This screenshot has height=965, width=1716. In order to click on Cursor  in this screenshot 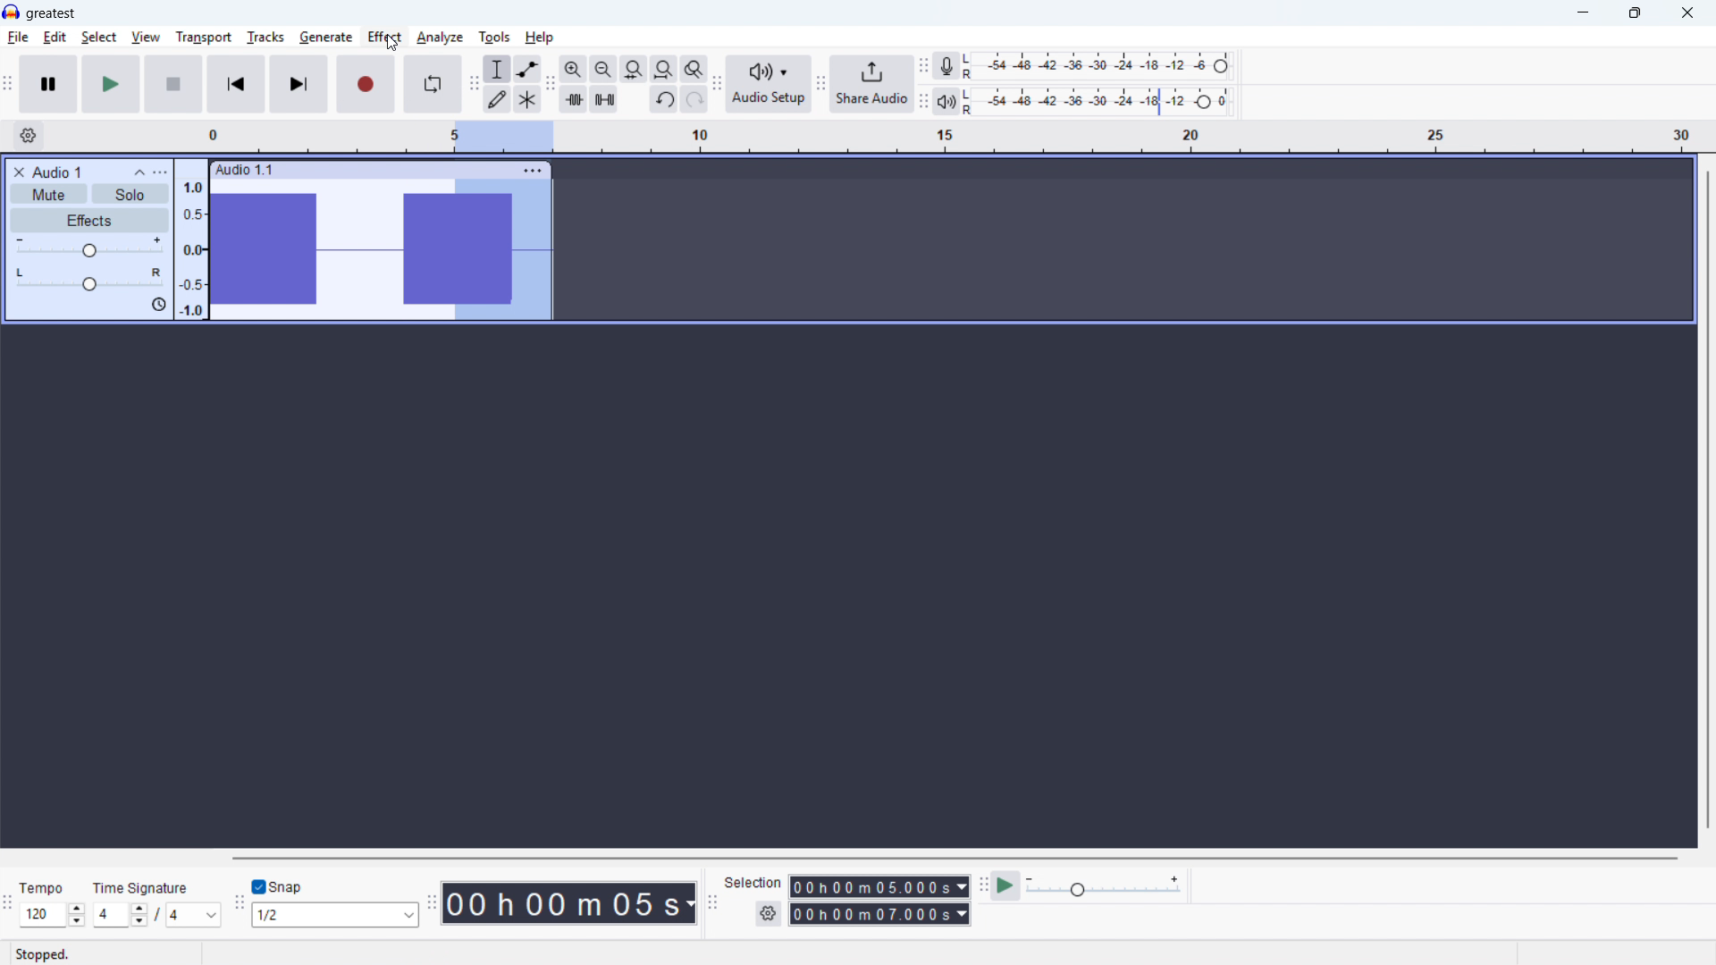, I will do `click(540, 282)`.